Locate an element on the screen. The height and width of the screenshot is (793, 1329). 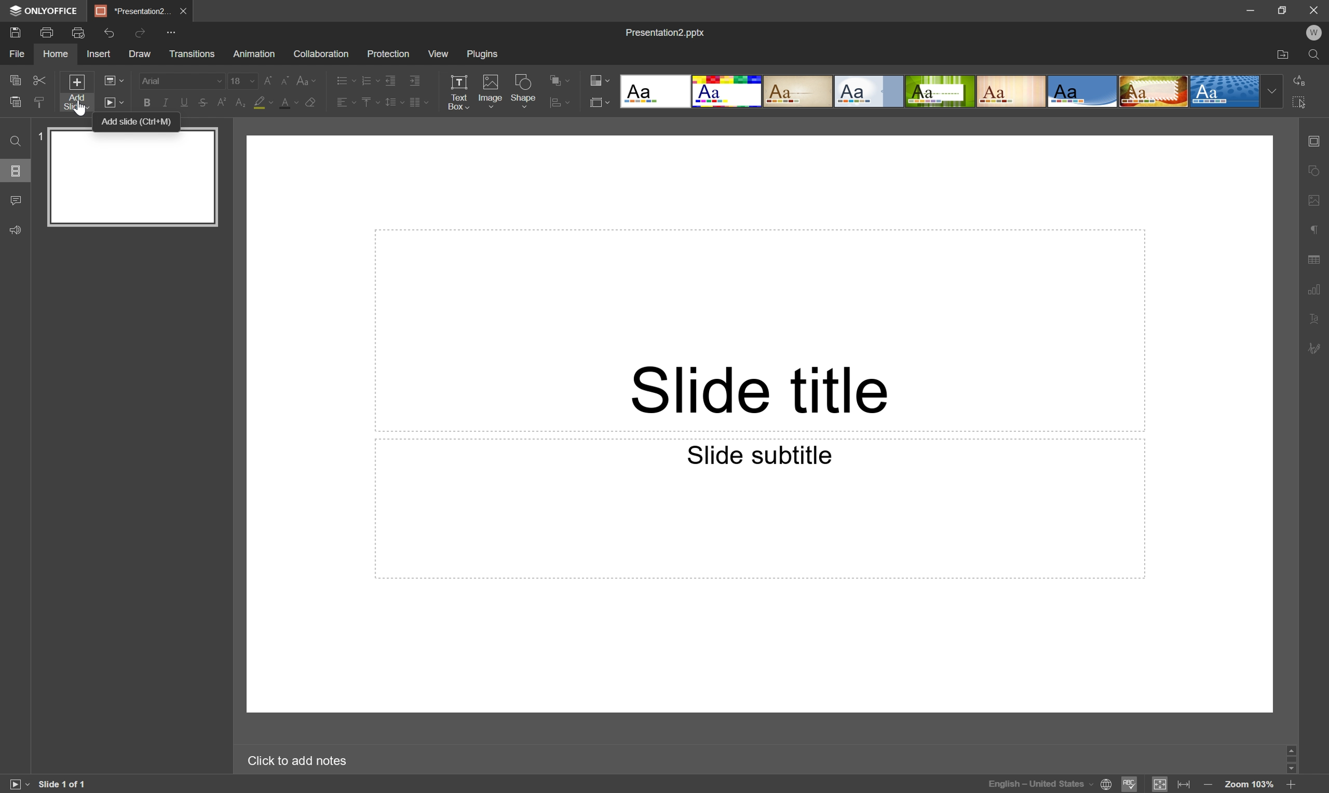
Slide 1 of 1 is located at coordinates (63, 782).